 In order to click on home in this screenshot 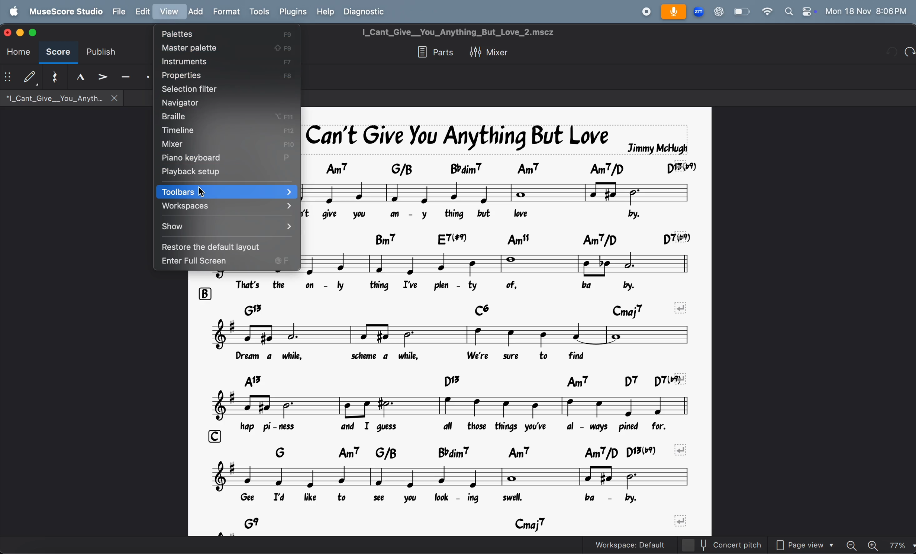, I will do `click(19, 53)`.